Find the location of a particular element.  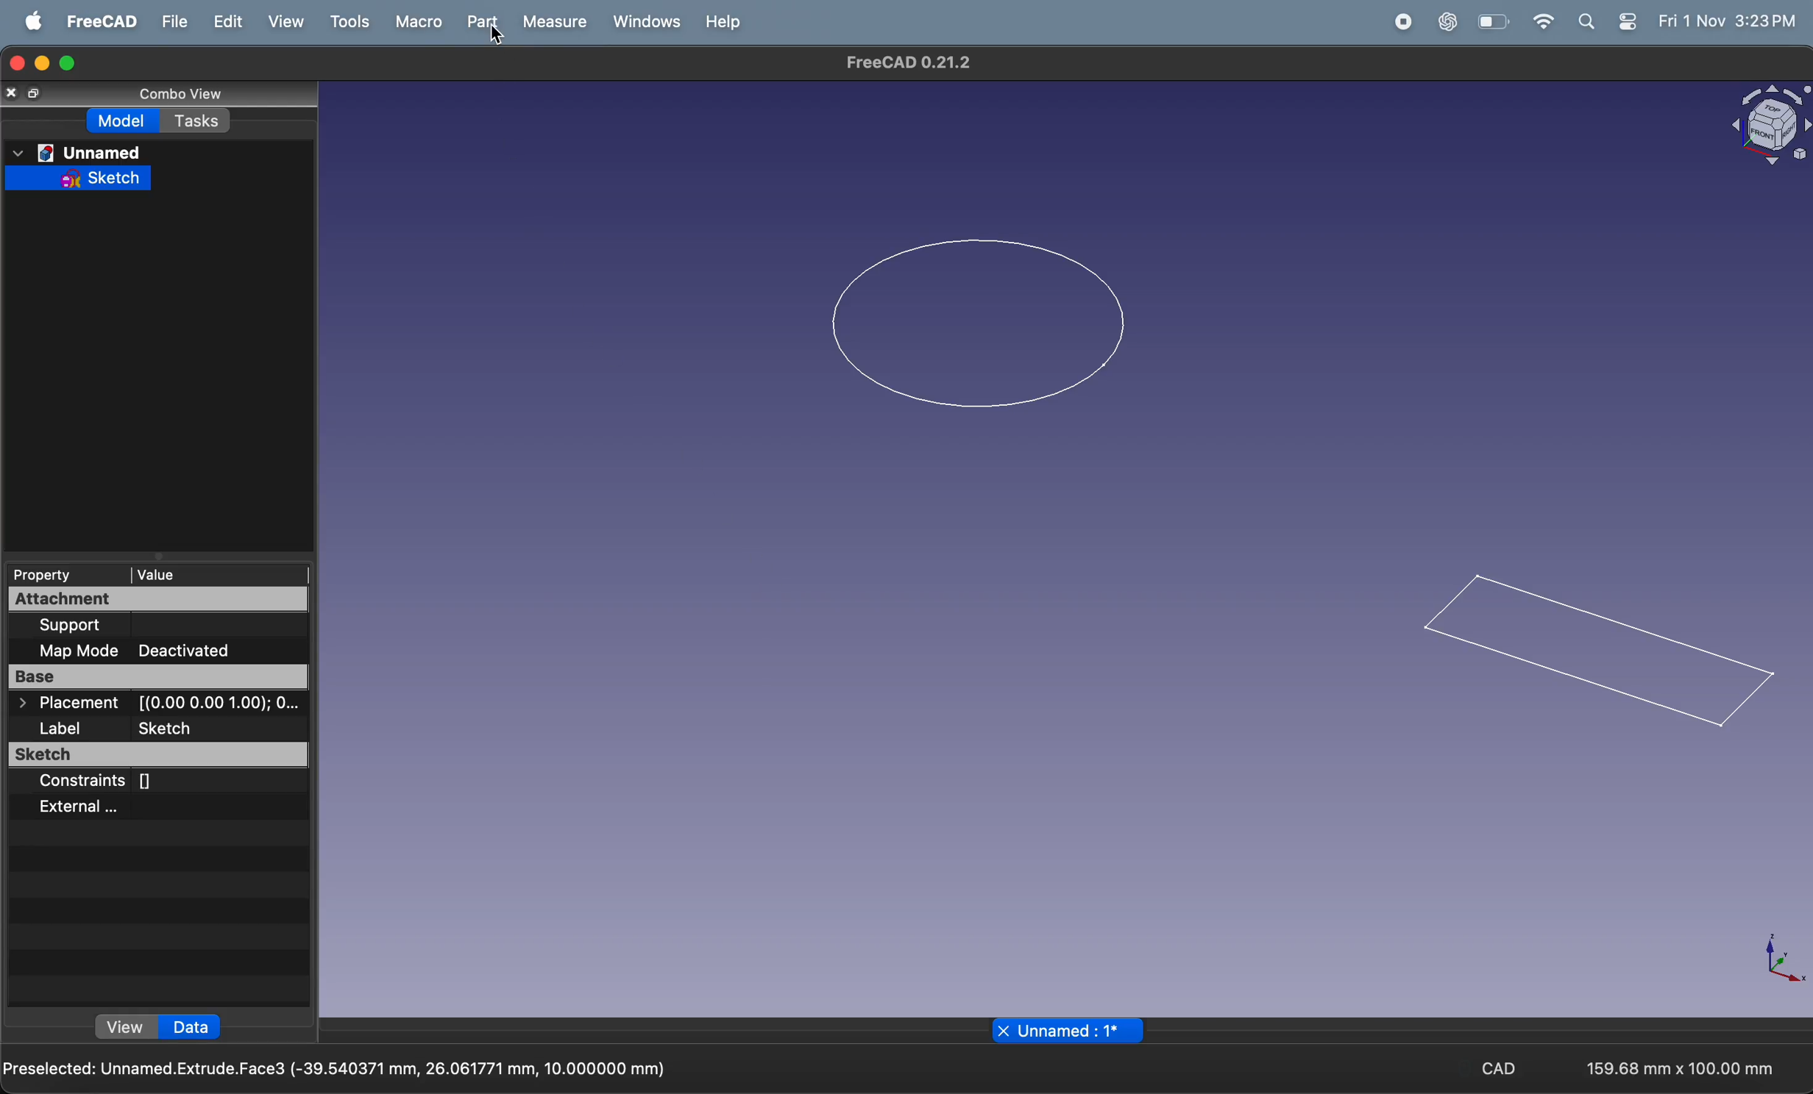

axis is located at coordinates (1778, 959).